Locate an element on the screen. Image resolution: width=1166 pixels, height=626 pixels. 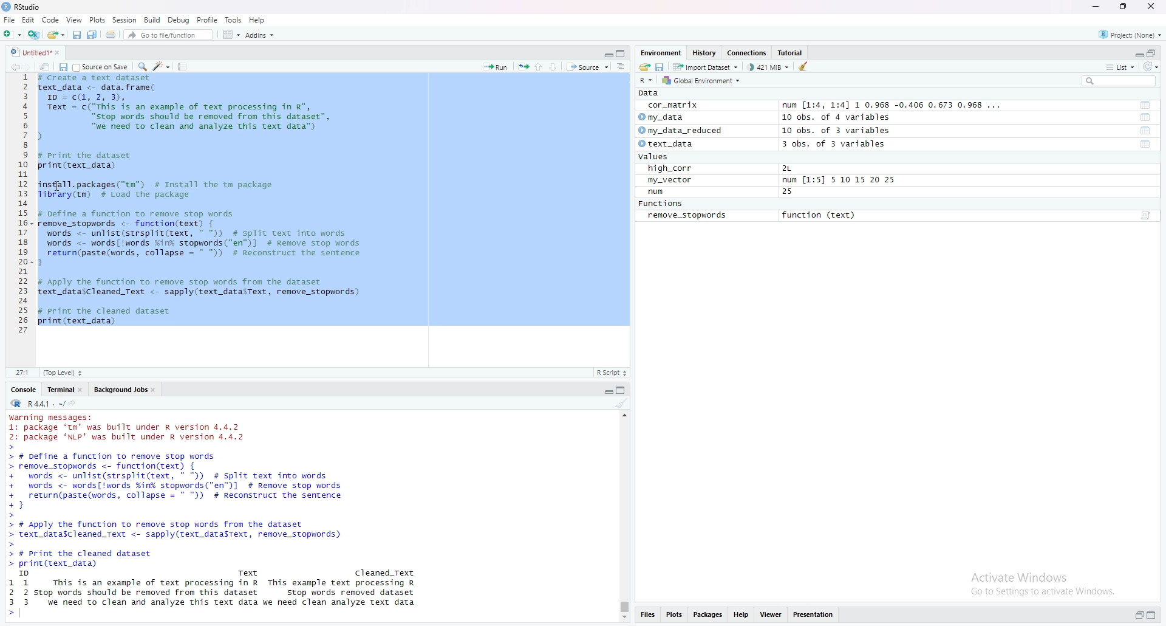
go to next section is located at coordinates (556, 66).